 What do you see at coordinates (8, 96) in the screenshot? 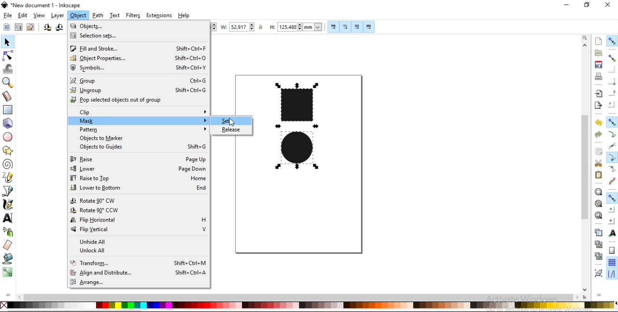
I see `measurement tool ` at bounding box center [8, 96].